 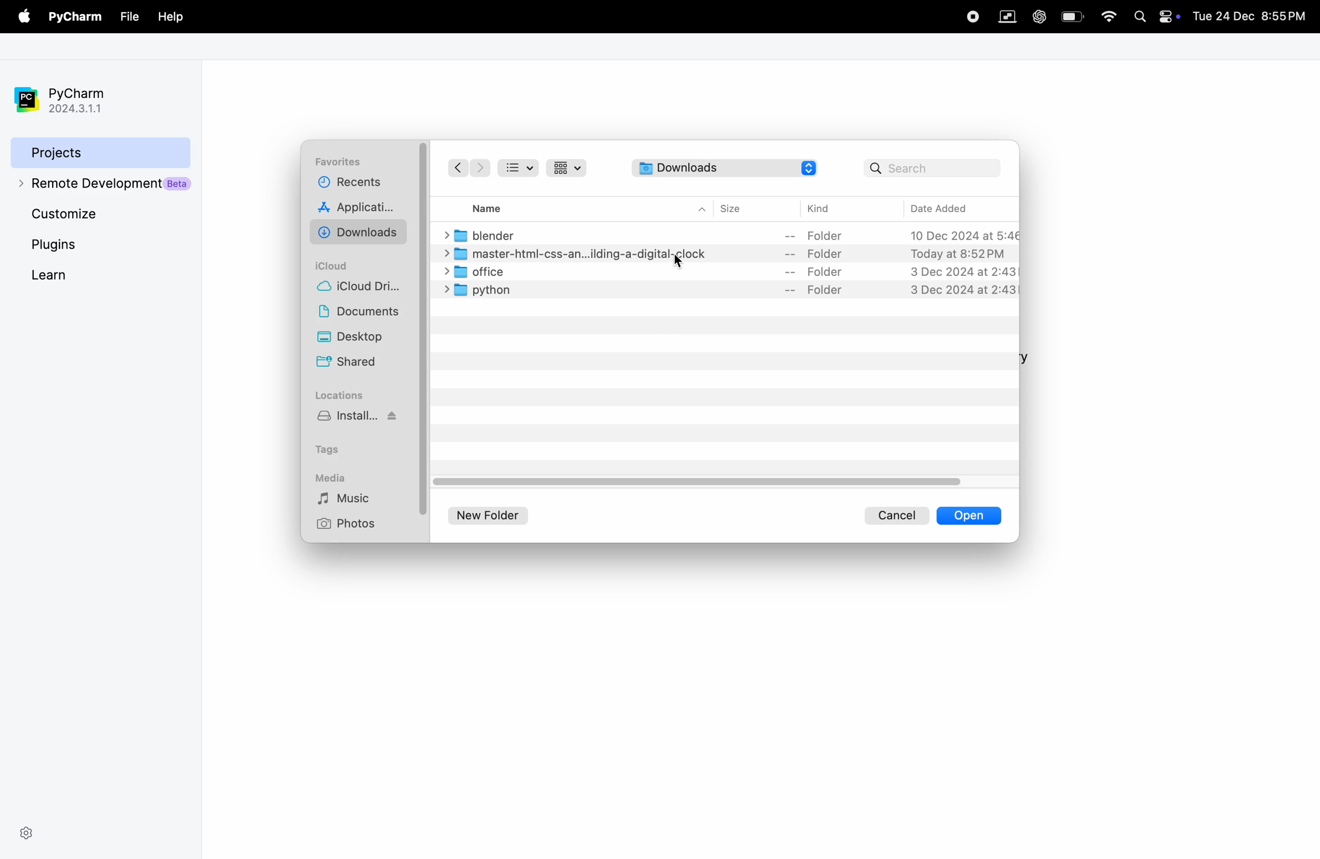 What do you see at coordinates (337, 265) in the screenshot?
I see `icloud` at bounding box center [337, 265].